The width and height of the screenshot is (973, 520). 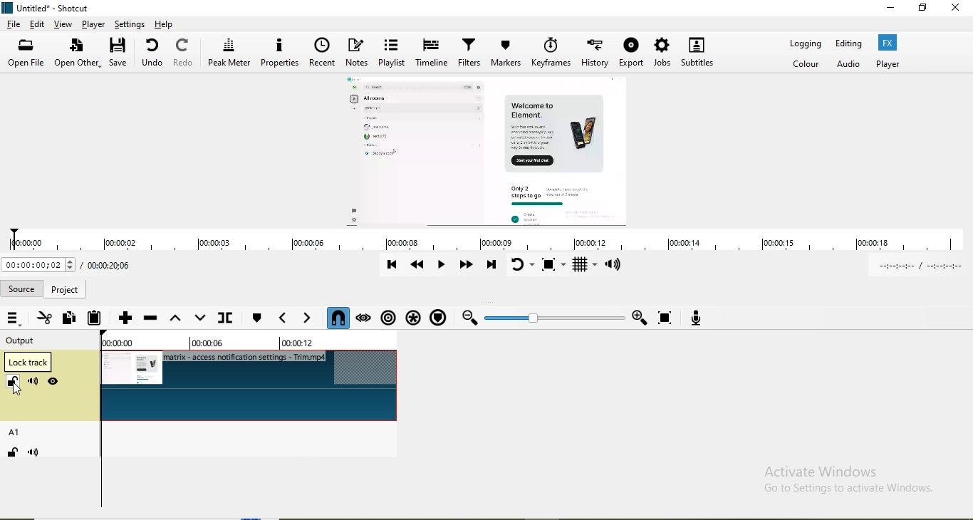 I want to click on Minimise, so click(x=888, y=9).